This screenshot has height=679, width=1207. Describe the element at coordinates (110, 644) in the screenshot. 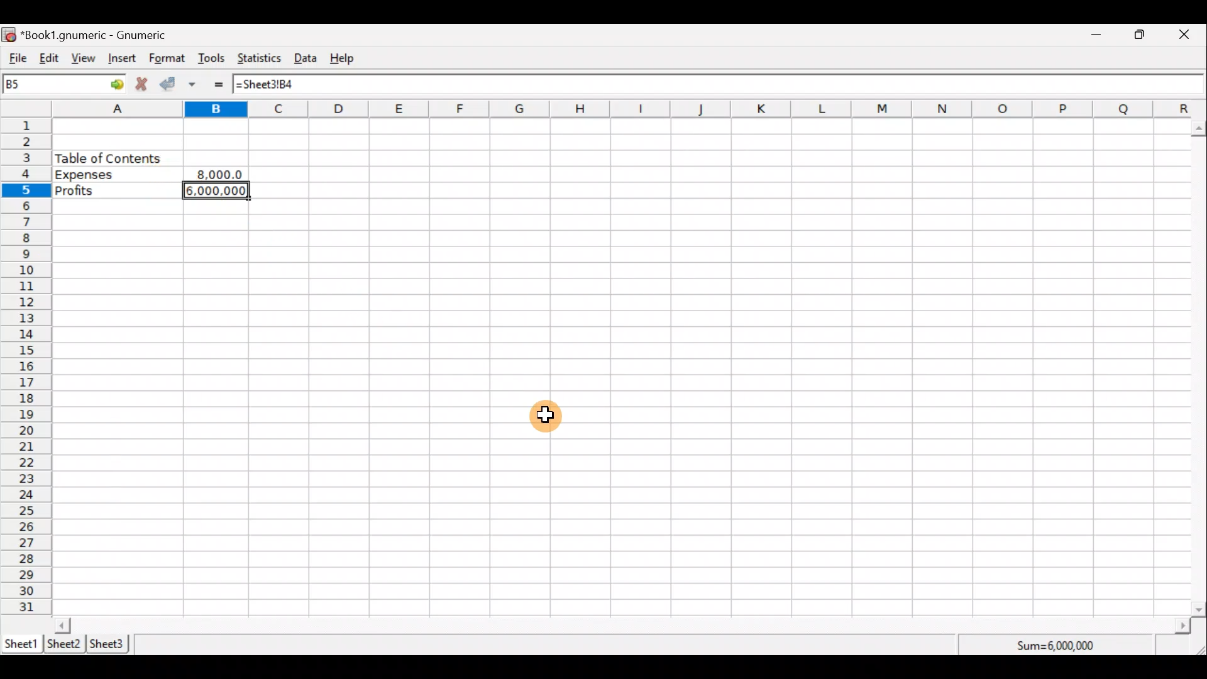

I see `Sheet 3` at that location.